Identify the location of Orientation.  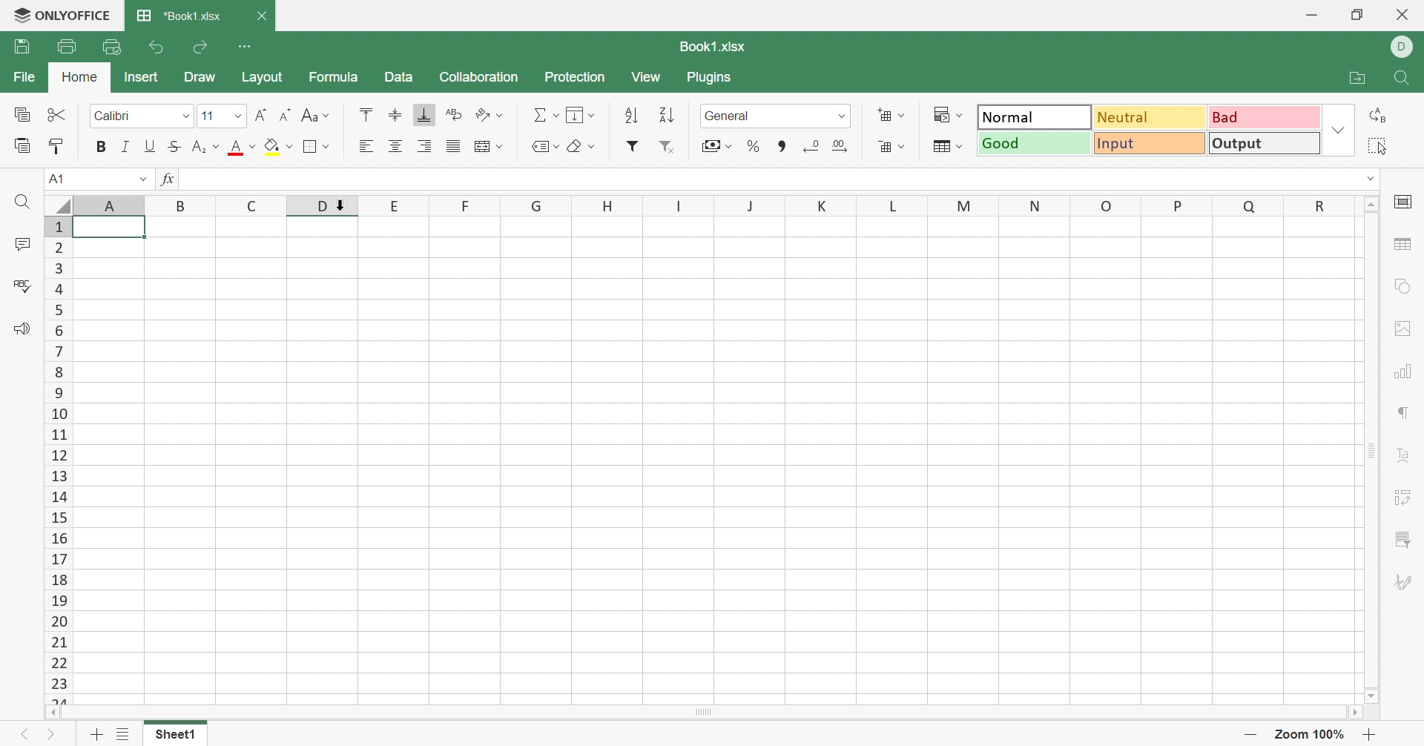
(480, 114).